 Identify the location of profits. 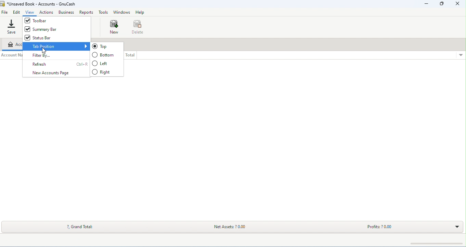
(380, 227).